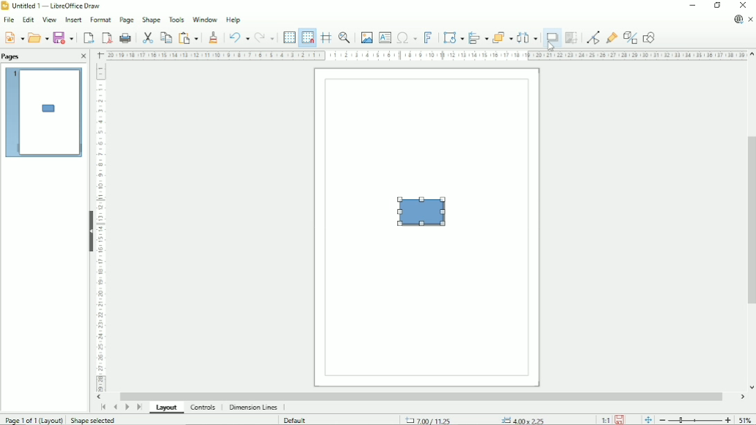  What do you see at coordinates (265, 37) in the screenshot?
I see `Redo` at bounding box center [265, 37].